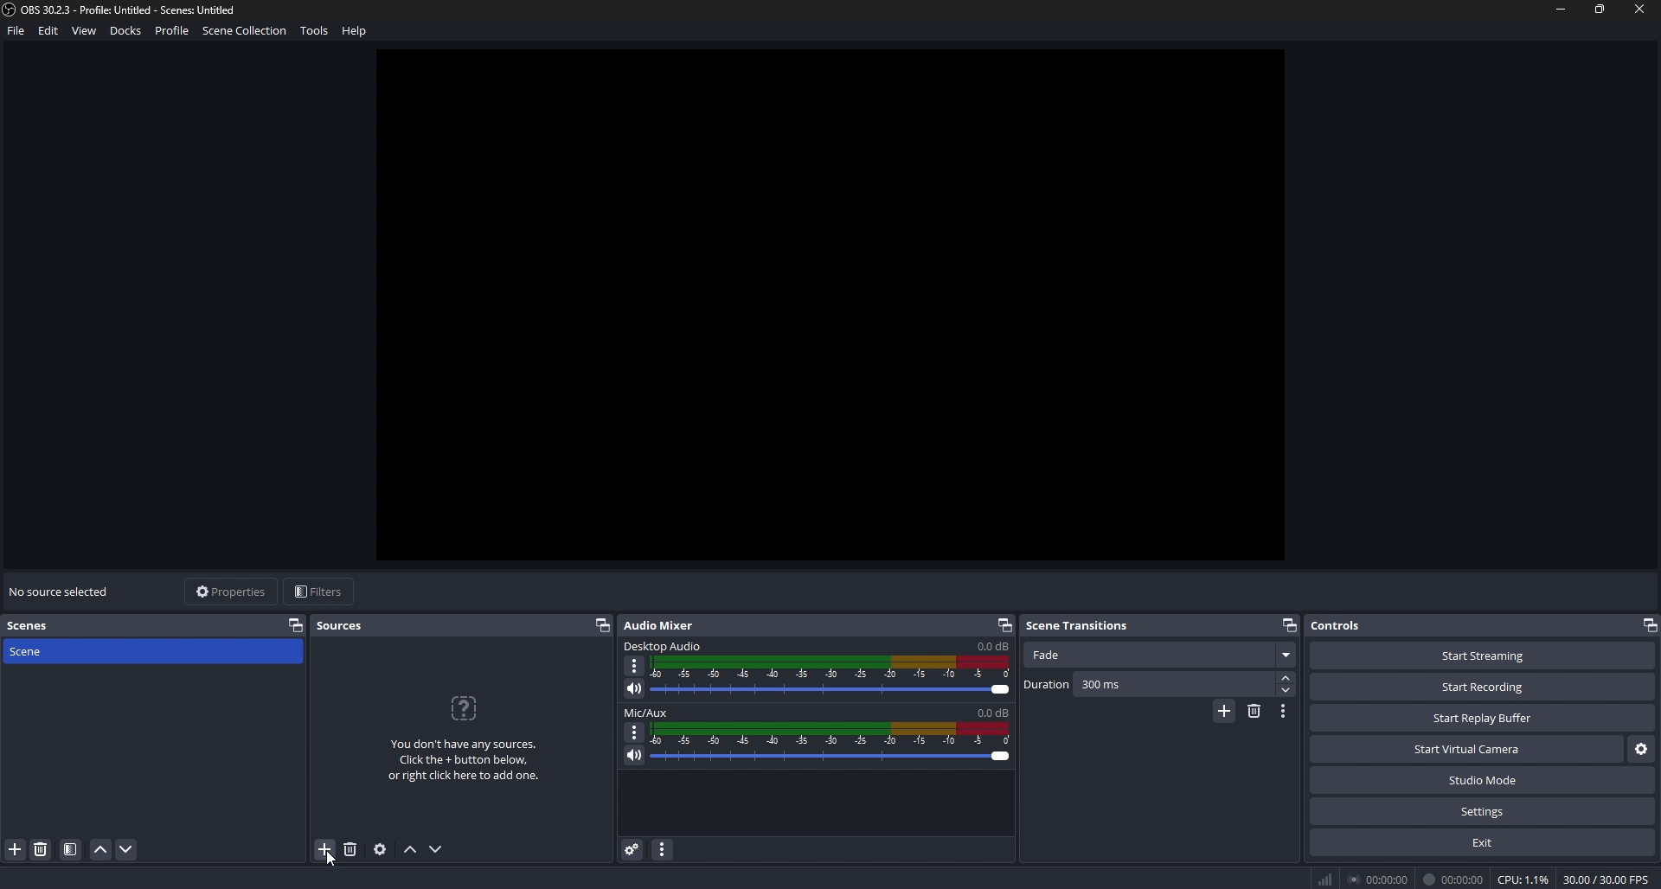  What do you see at coordinates (635, 688) in the screenshot?
I see `mute` at bounding box center [635, 688].